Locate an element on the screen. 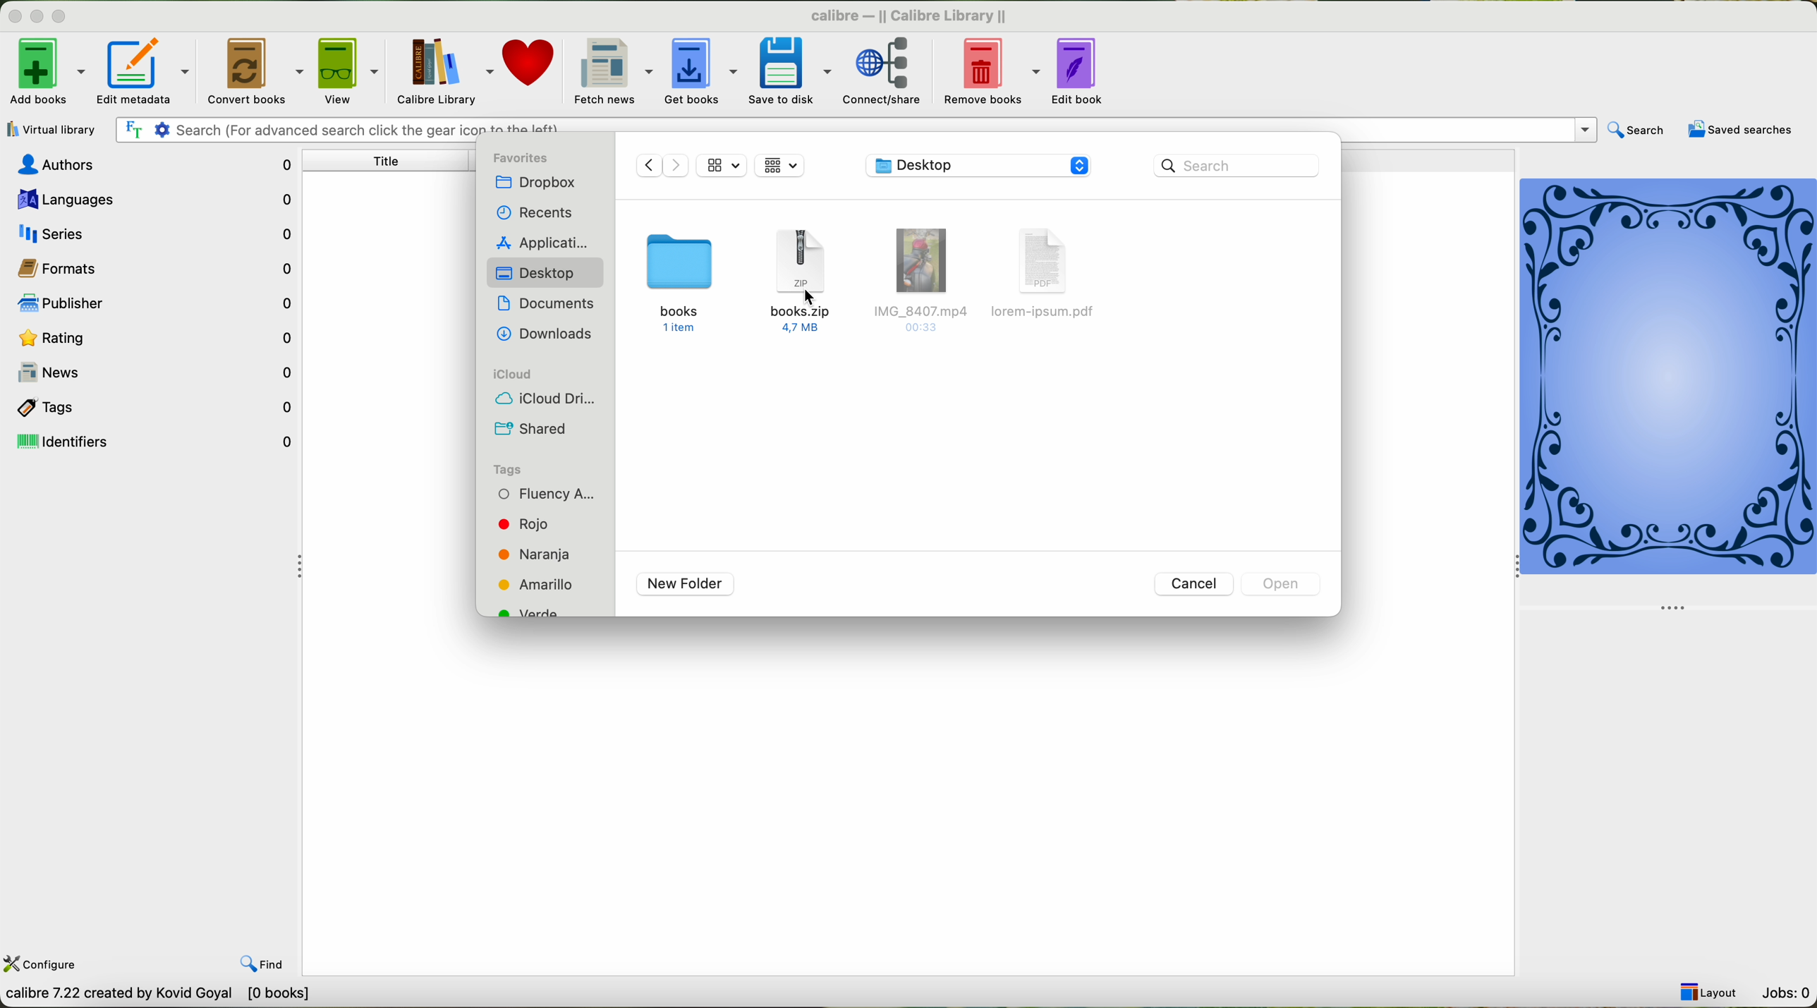  desktop is located at coordinates (536, 273).